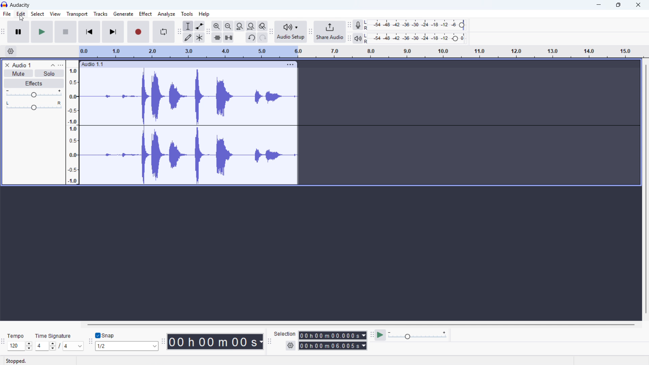  Describe the element at coordinates (290, 65) in the screenshot. I see `track options` at that location.